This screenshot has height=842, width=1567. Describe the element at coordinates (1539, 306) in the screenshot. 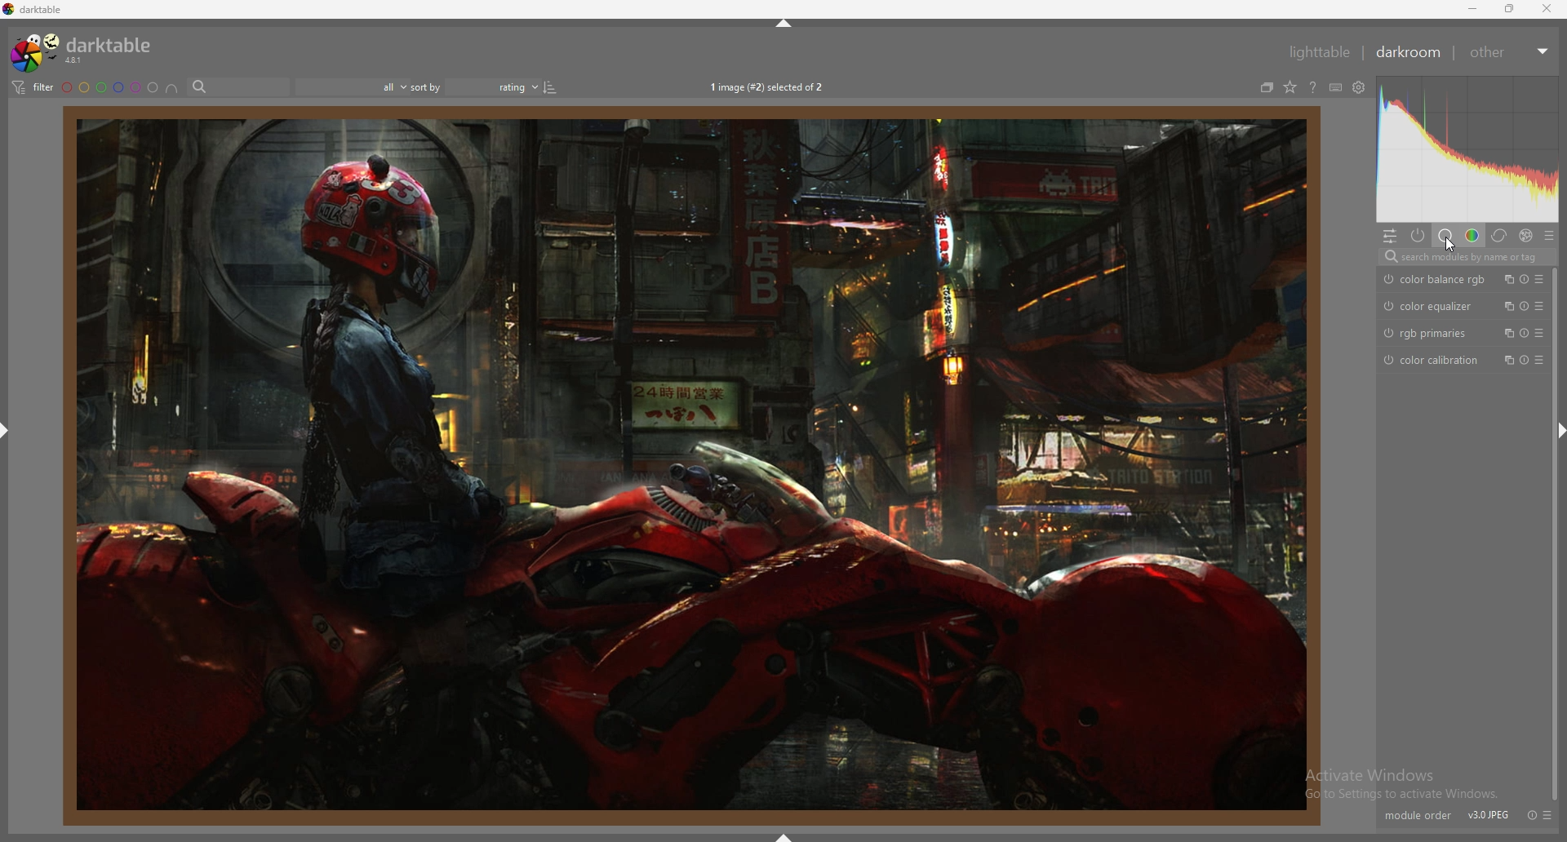

I see `presets` at that location.